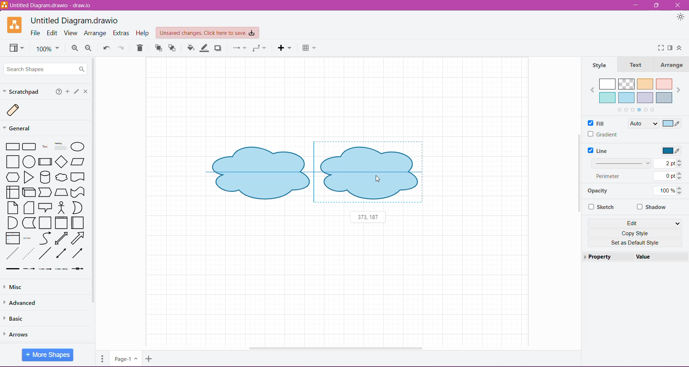  What do you see at coordinates (604, 134) in the screenshot?
I see `Gradient` at bounding box center [604, 134].